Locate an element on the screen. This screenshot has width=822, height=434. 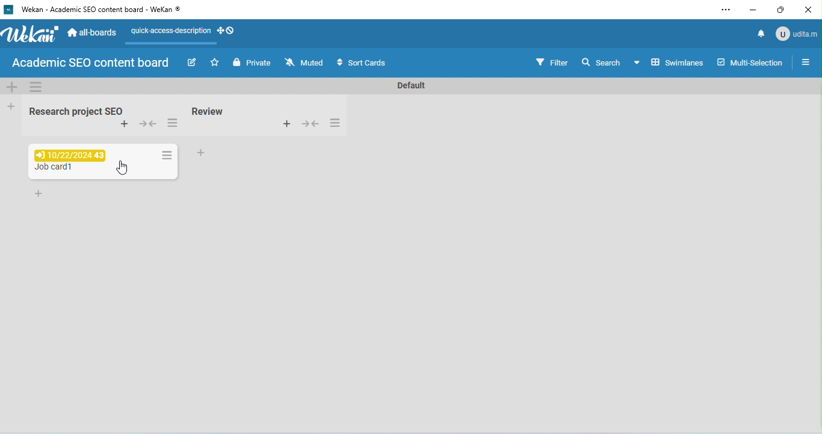
 is located at coordinates (309, 123).